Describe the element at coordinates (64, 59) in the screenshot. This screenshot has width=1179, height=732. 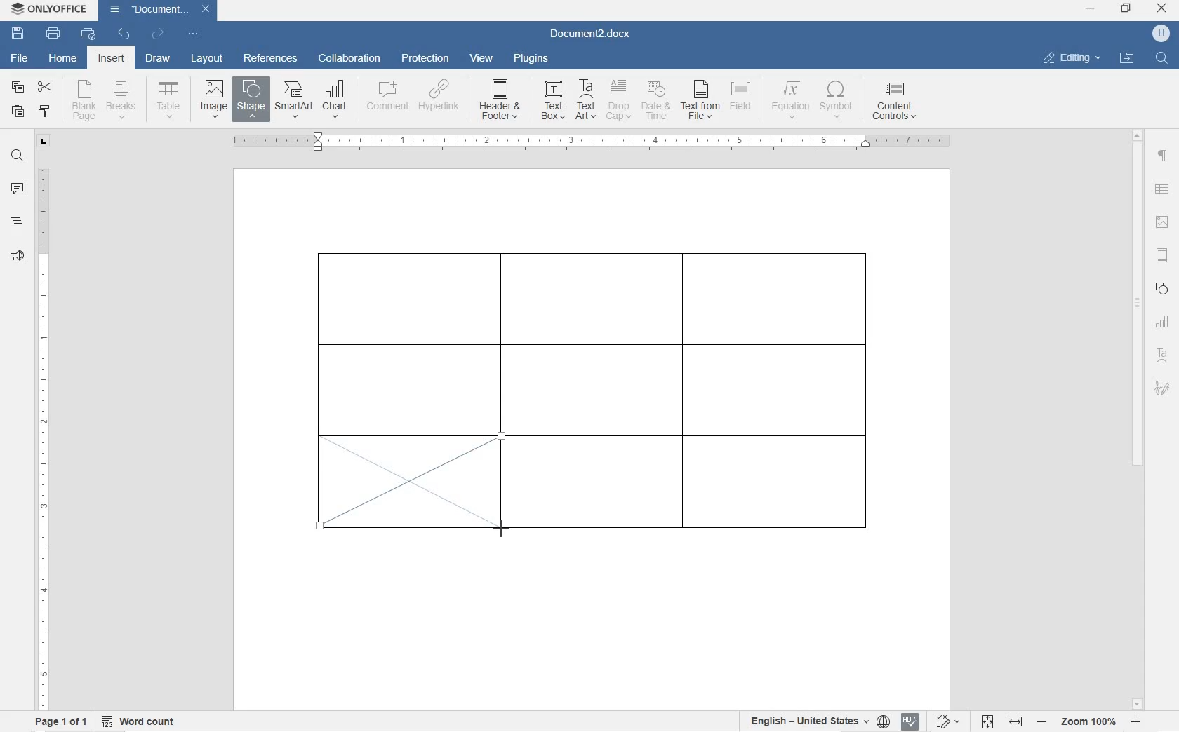
I see `home` at that location.